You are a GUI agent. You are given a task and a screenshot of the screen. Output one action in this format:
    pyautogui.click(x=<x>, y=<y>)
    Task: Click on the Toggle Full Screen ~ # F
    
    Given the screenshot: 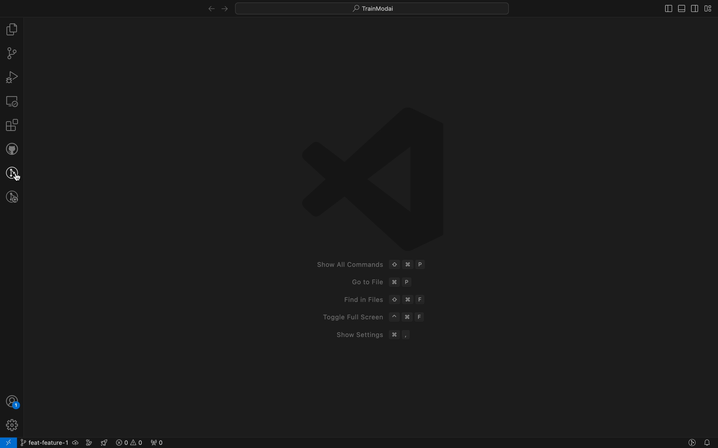 What is the action you would take?
    pyautogui.click(x=373, y=317)
    